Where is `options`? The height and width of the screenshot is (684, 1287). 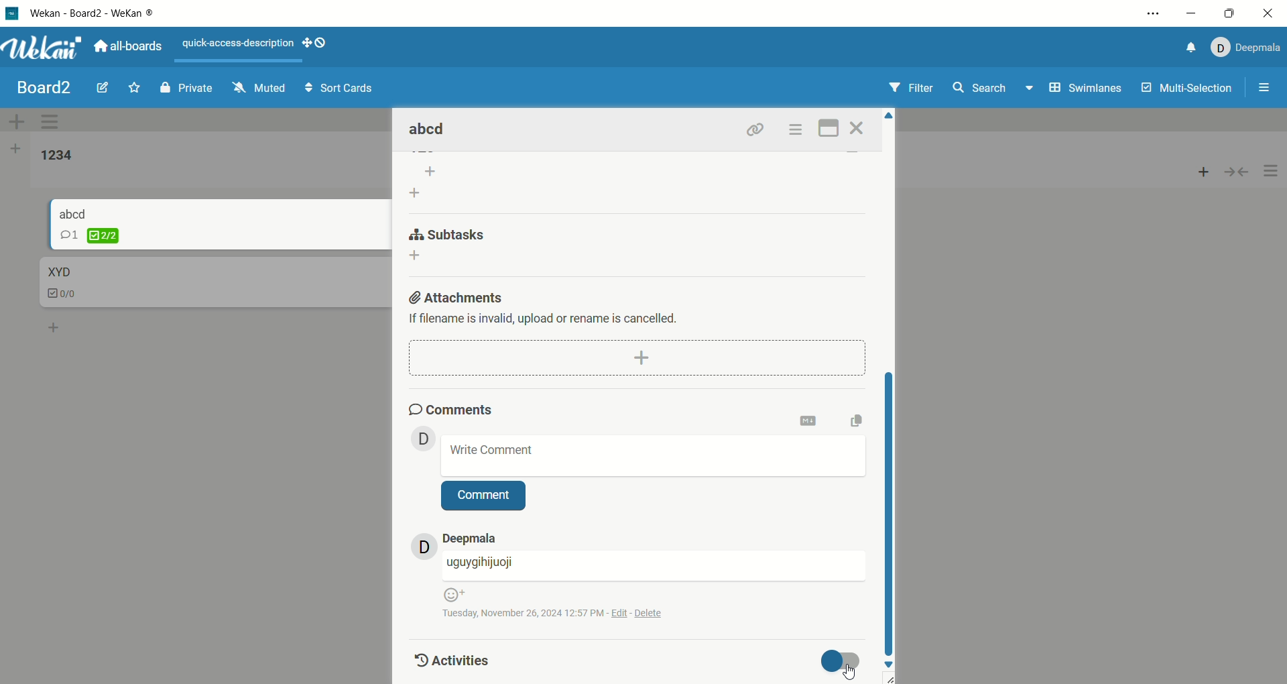
options is located at coordinates (1266, 89).